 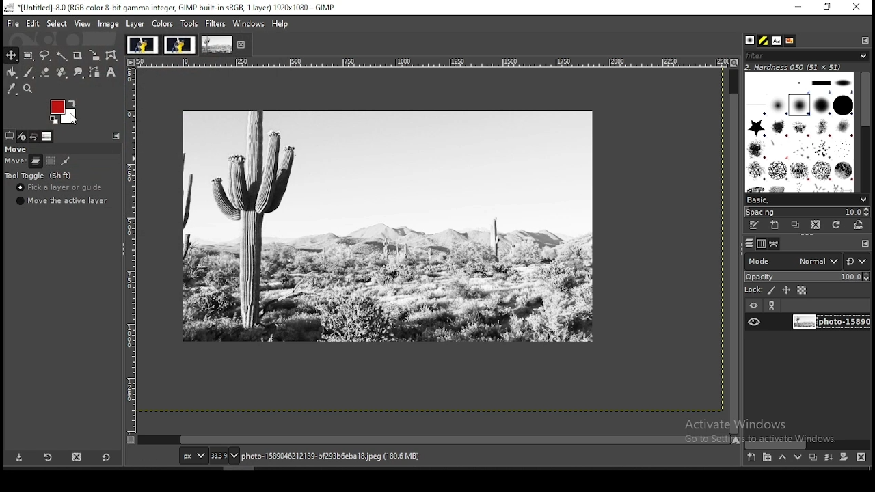 What do you see at coordinates (766, 458) in the screenshot?
I see `new layer group` at bounding box center [766, 458].